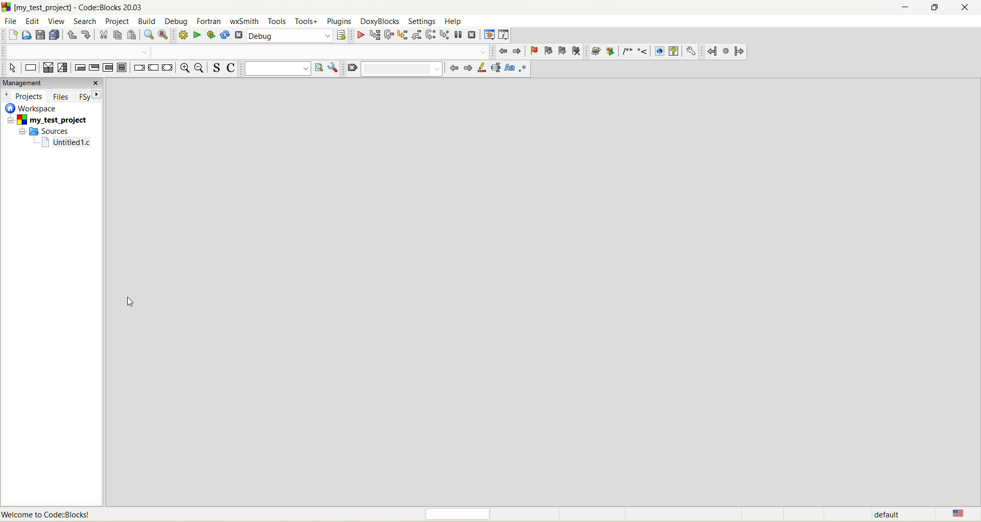 This screenshot has height=522, width=981. Describe the element at coordinates (24, 97) in the screenshot. I see `projects` at that location.